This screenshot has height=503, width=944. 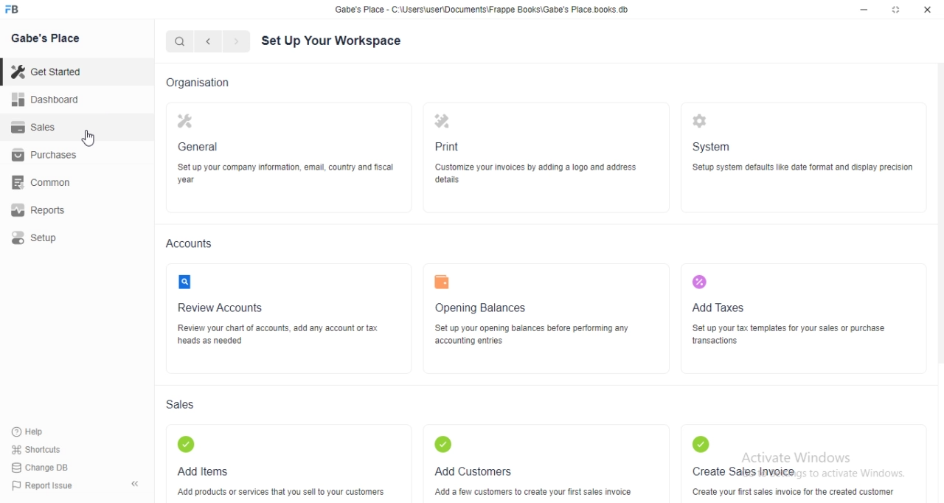 What do you see at coordinates (41, 155) in the screenshot?
I see `Purchases` at bounding box center [41, 155].